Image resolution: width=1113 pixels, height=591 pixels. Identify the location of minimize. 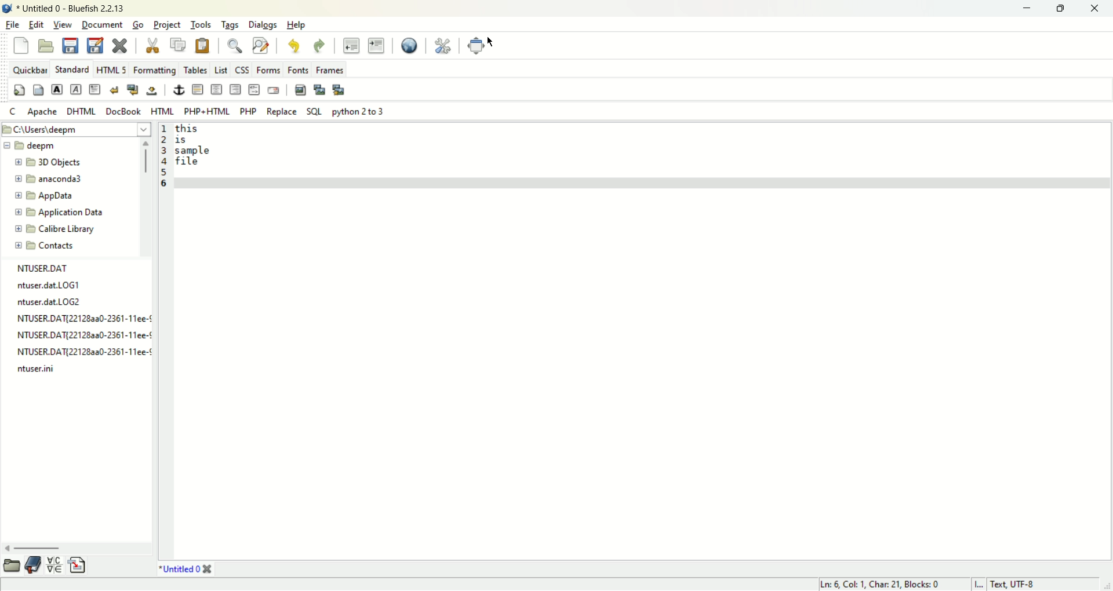
(1028, 8).